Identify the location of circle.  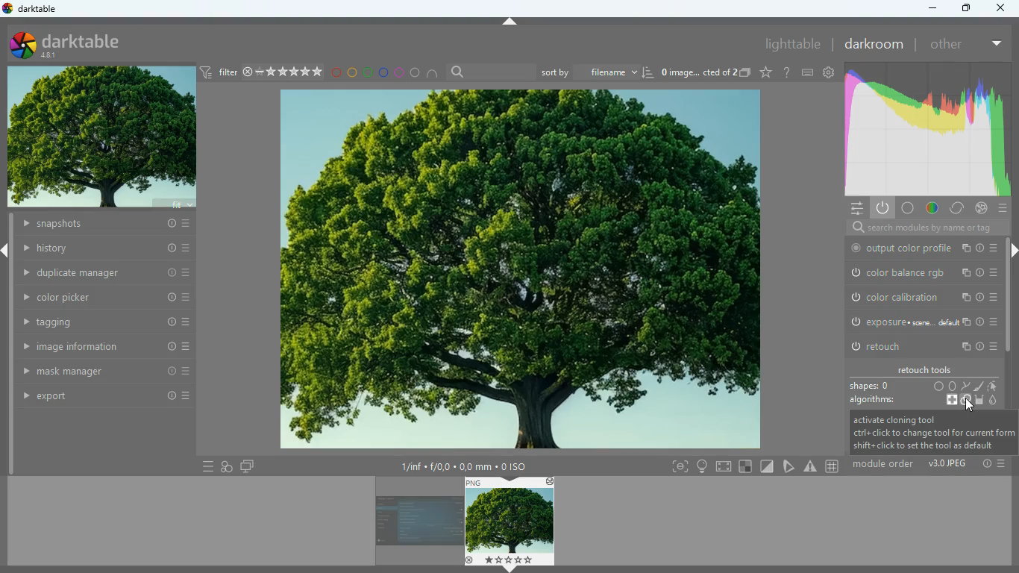
(414, 72).